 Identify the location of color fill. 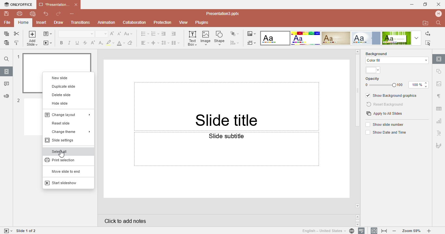
(396, 60).